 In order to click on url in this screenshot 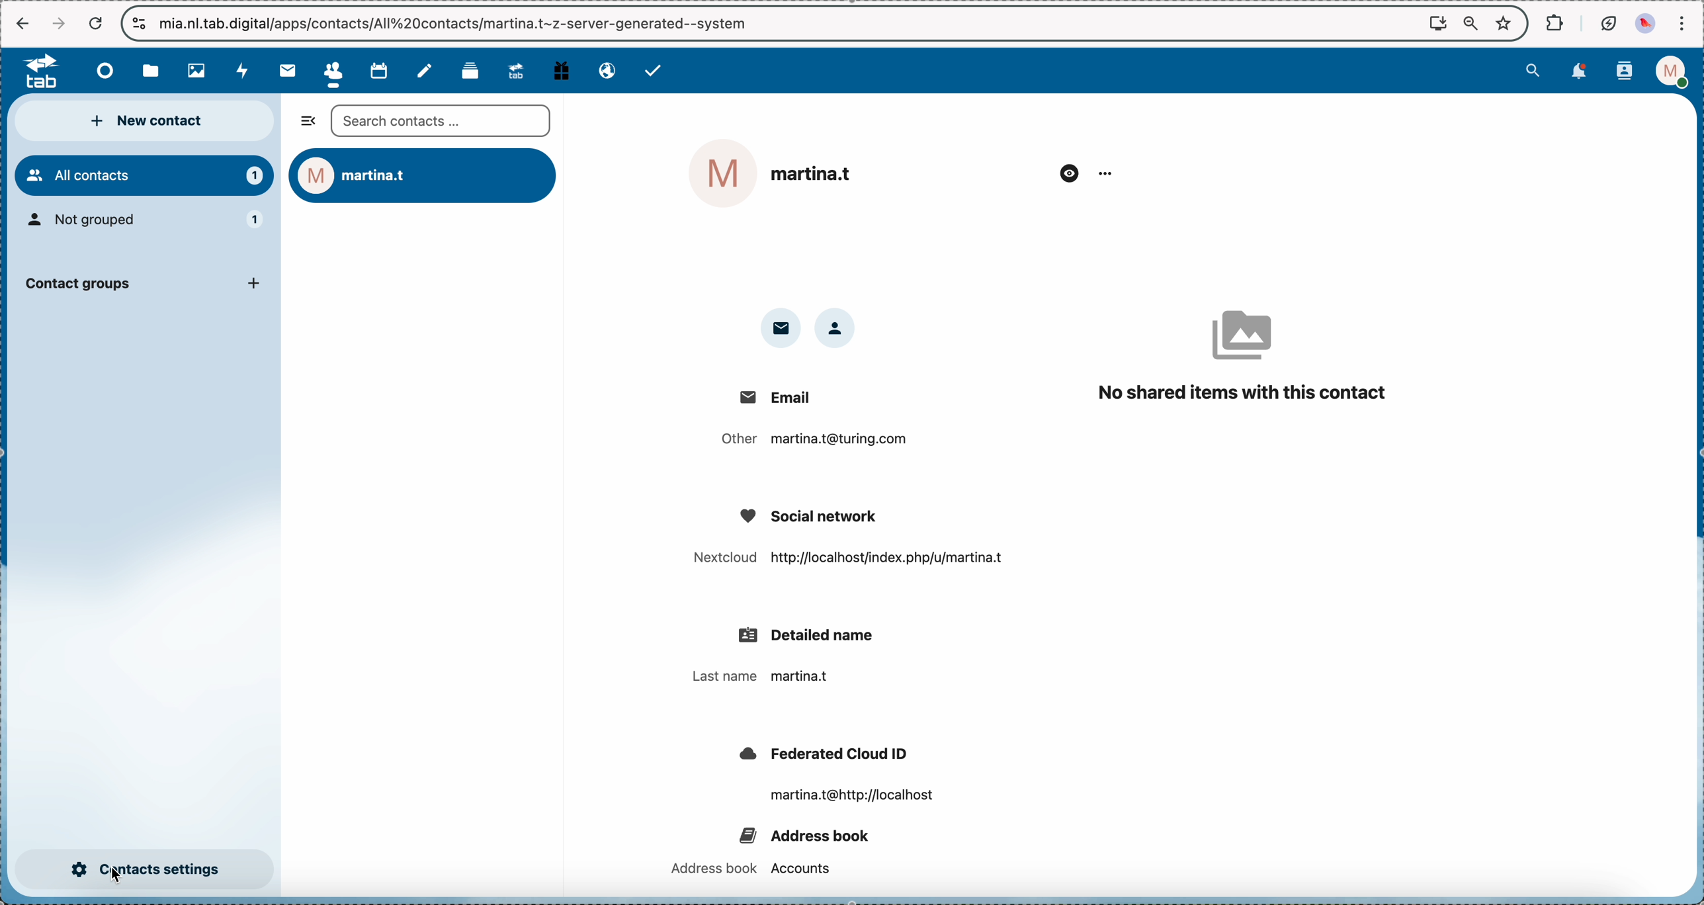, I will do `click(278, 25)`.